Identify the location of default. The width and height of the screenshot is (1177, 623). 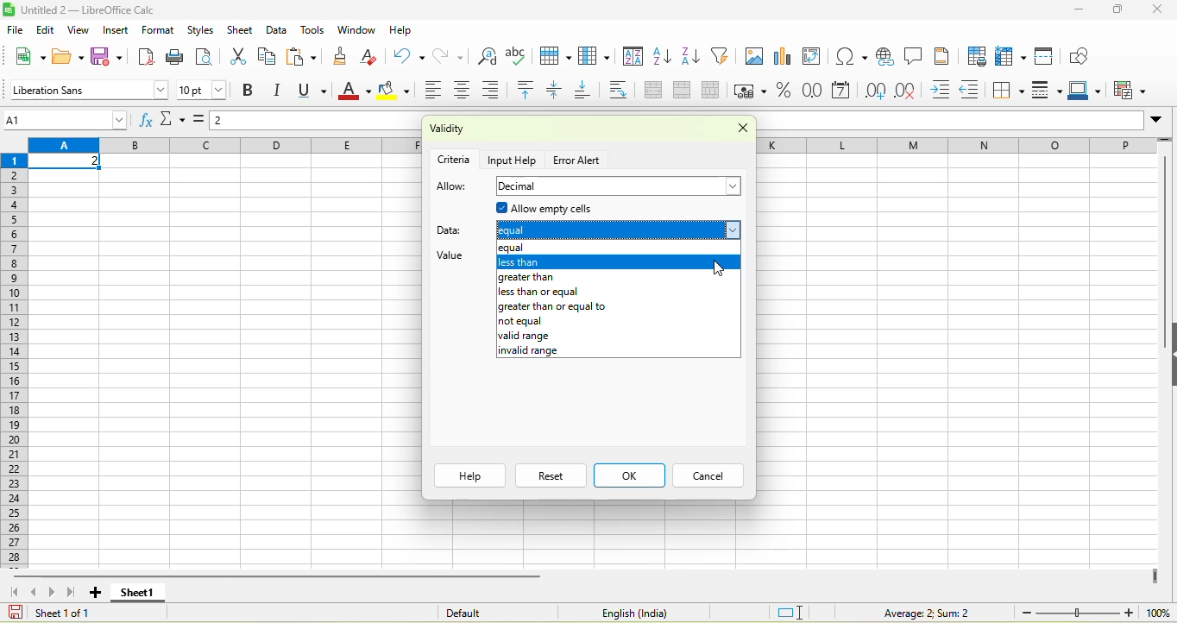
(486, 612).